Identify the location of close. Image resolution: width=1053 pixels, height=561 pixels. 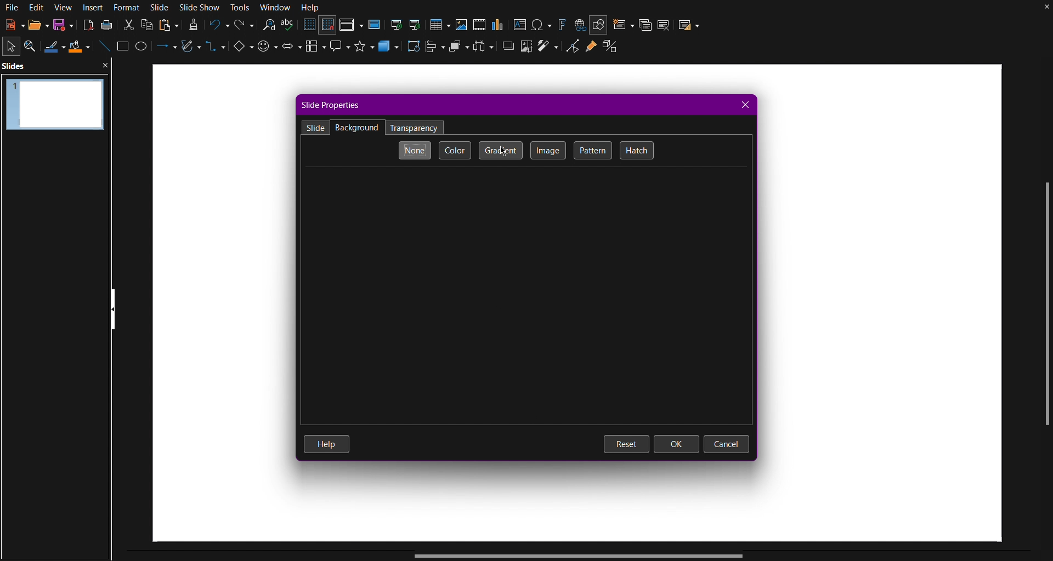
(107, 66).